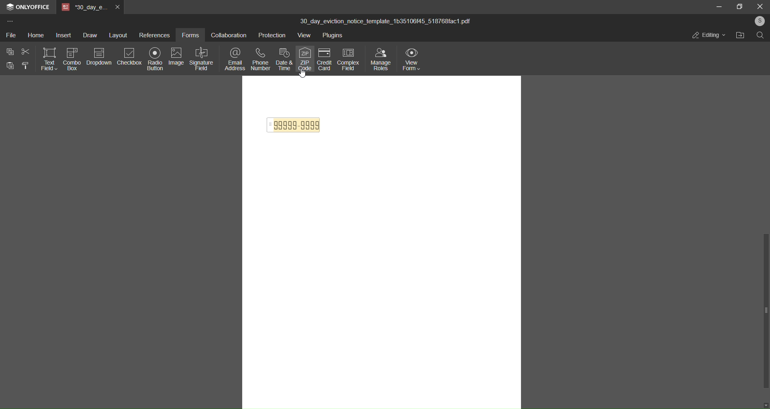 This screenshot has height=409, width=770. Describe the element at coordinates (768, 243) in the screenshot. I see `scroll bar` at that location.